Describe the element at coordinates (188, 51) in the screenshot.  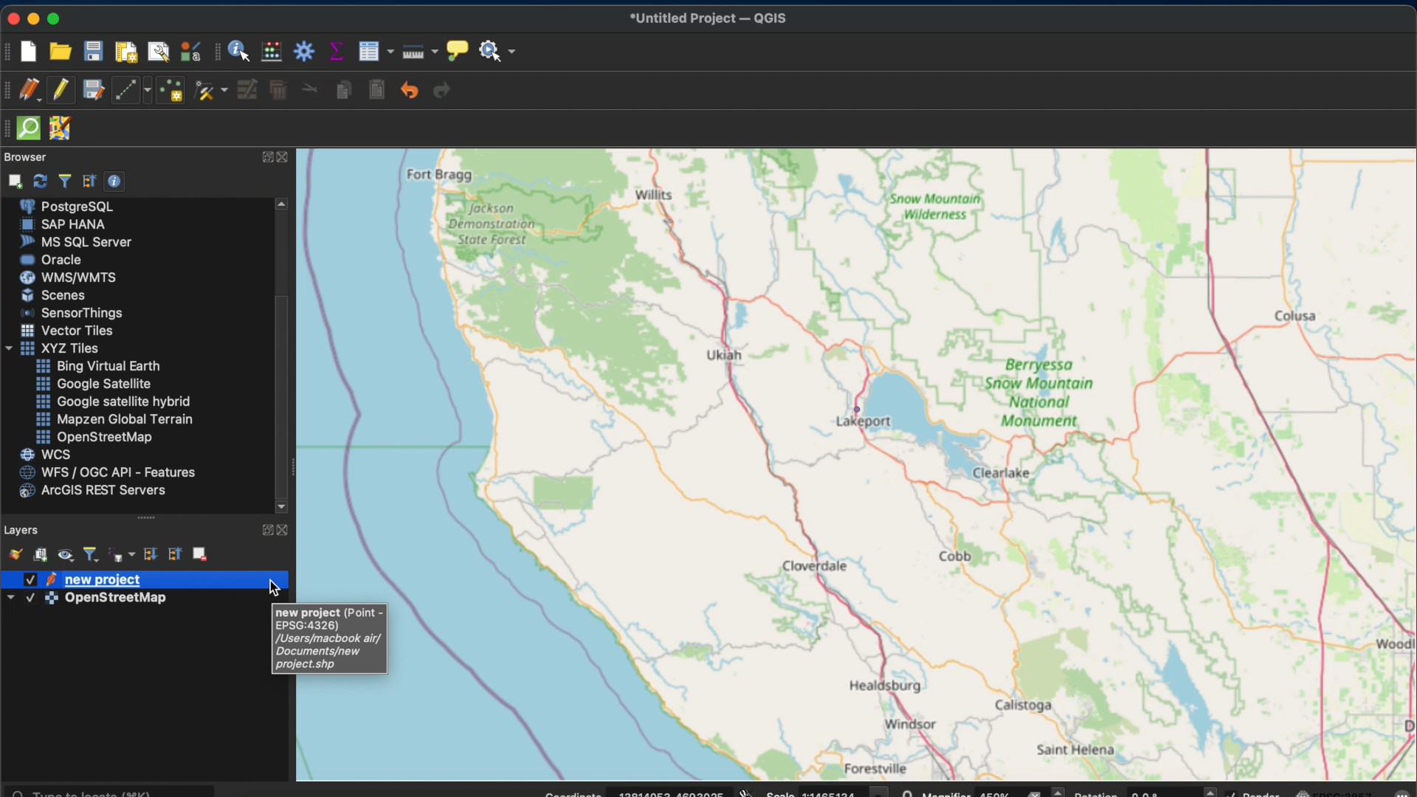
I see `style manager` at that location.